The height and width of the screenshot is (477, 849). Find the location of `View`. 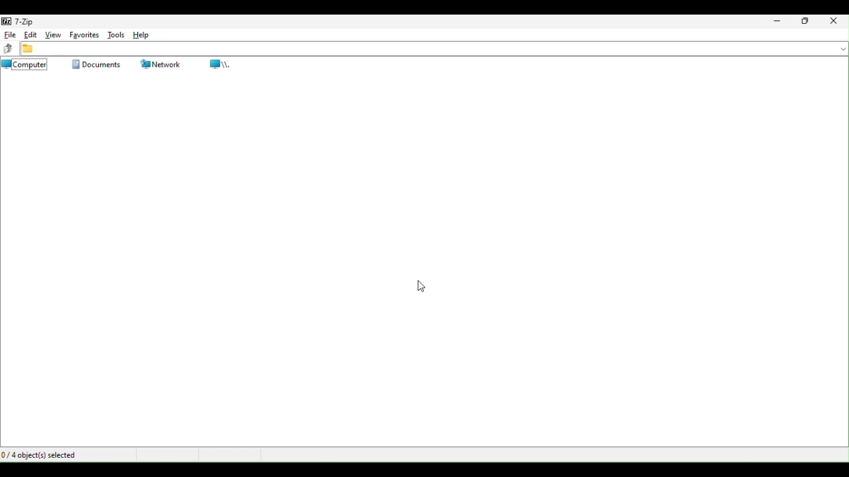

View is located at coordinates (55, 35).